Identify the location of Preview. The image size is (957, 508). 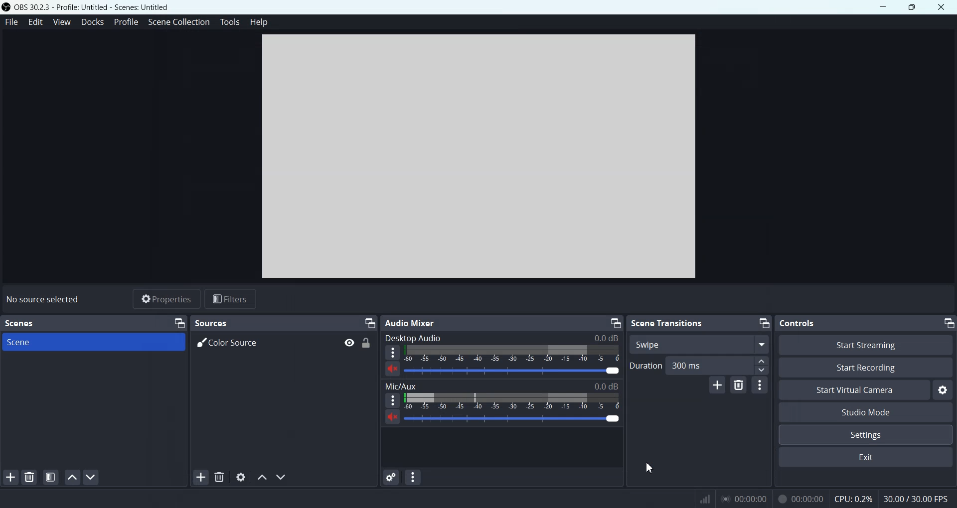
(479, 156).